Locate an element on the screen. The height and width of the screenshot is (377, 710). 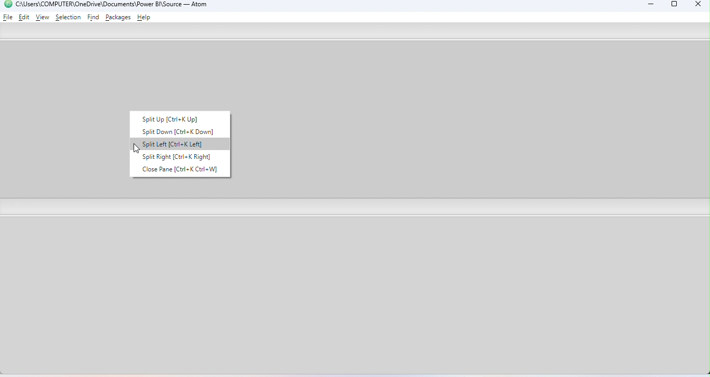
Help is located at coordinates (146, 18).